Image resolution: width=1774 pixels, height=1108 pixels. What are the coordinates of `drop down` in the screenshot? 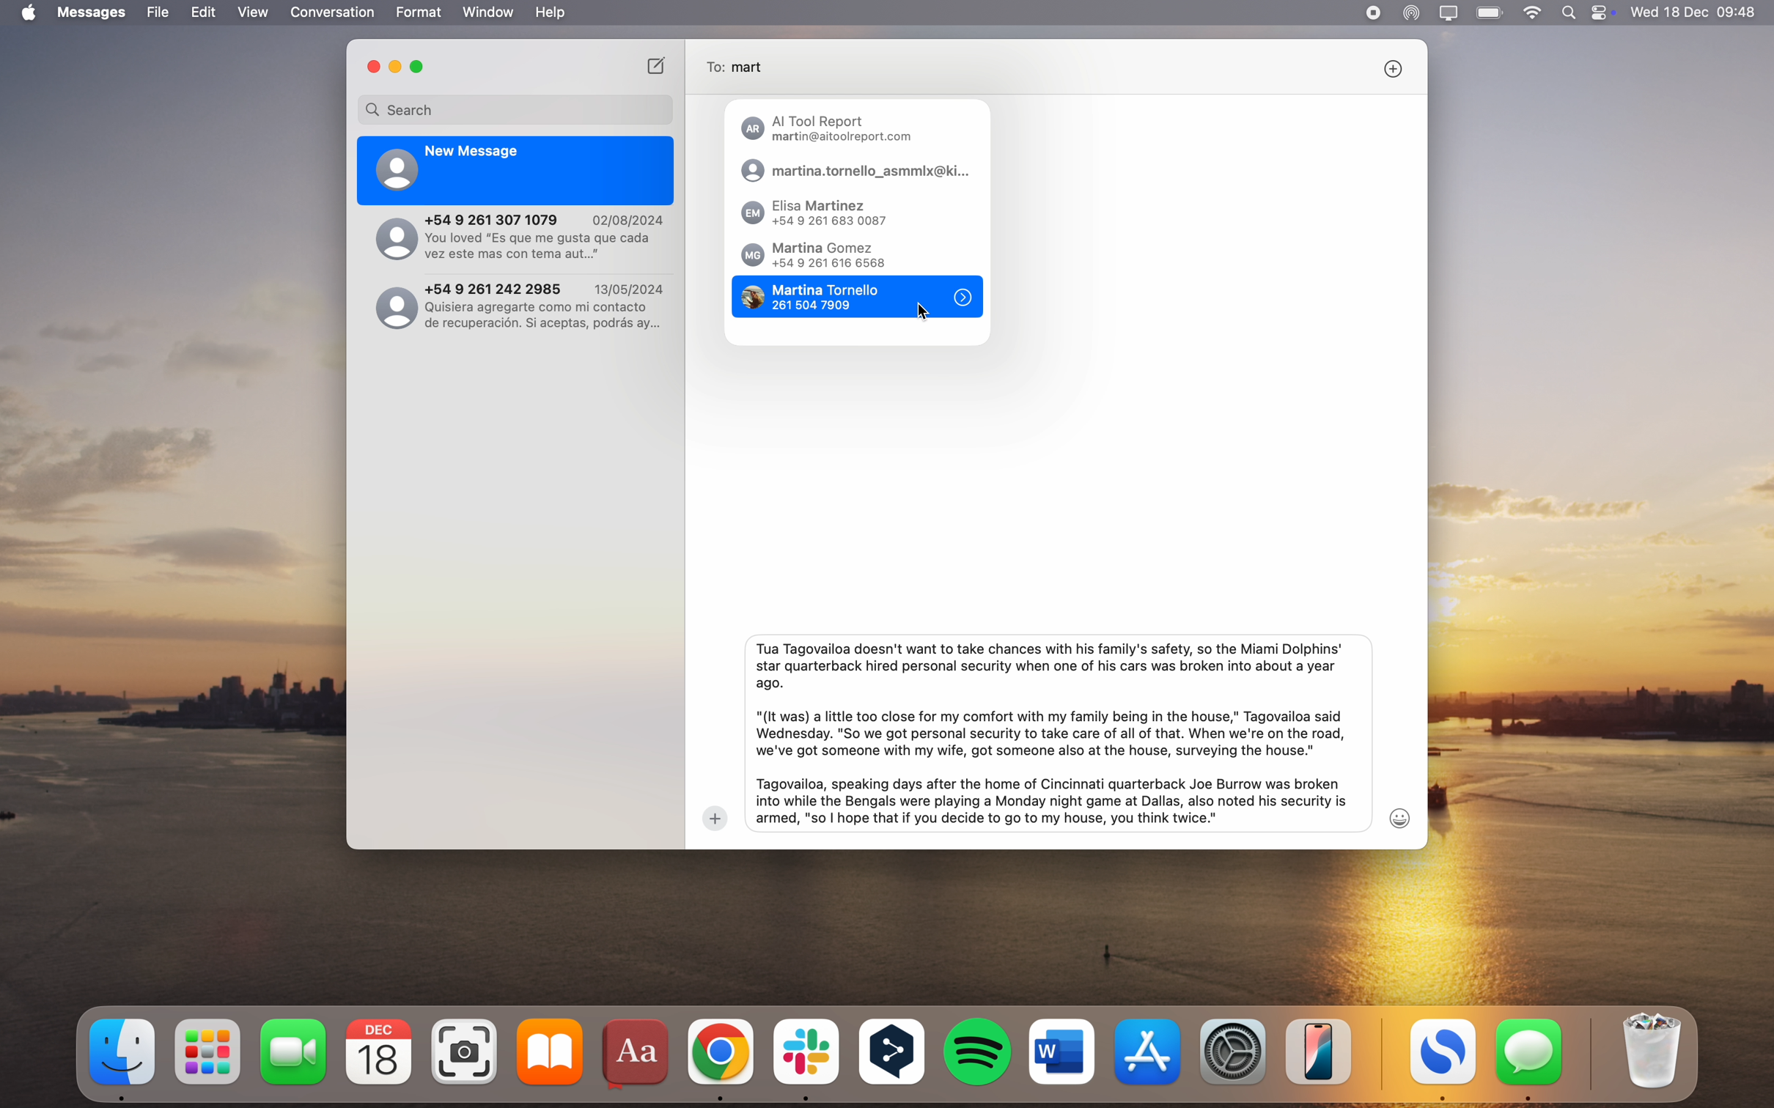 It's located at (962, 298).